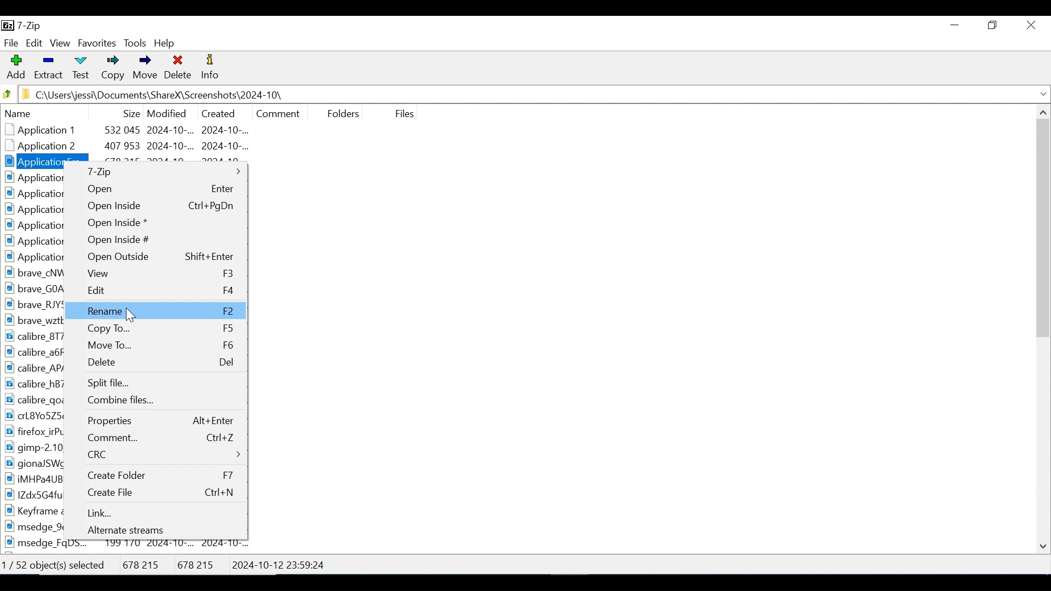 Image resolution: width=1051 pixels, height=591 pixels. Describe the element at coordinates (167, 112) in the screenshot. I see `Date Modified` at that location.